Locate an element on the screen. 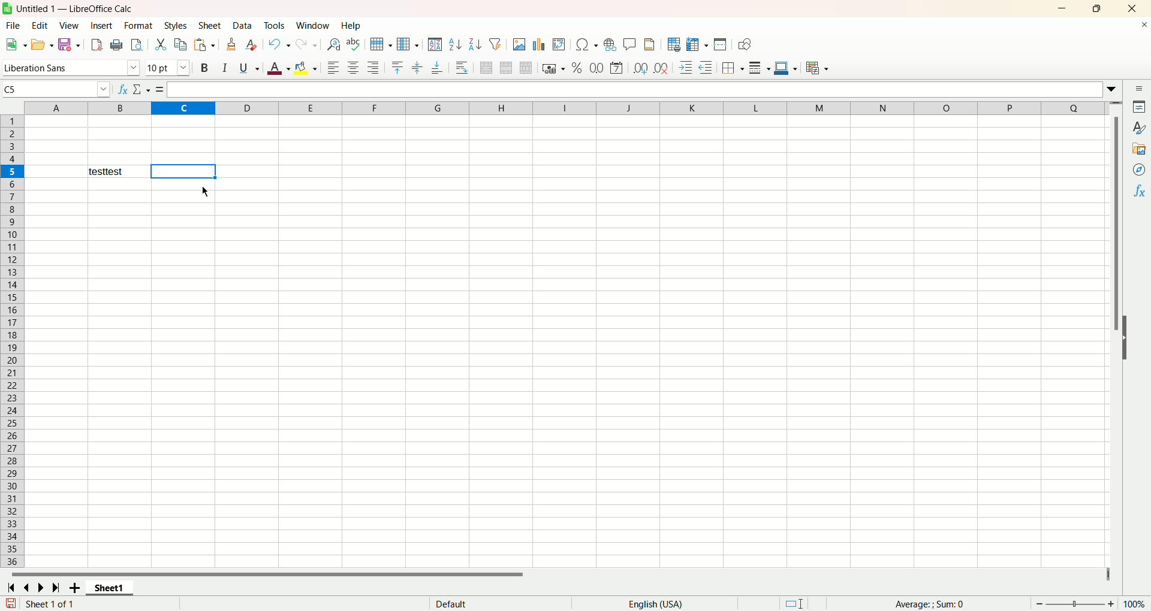  name box is located at coordinates (58, 87).